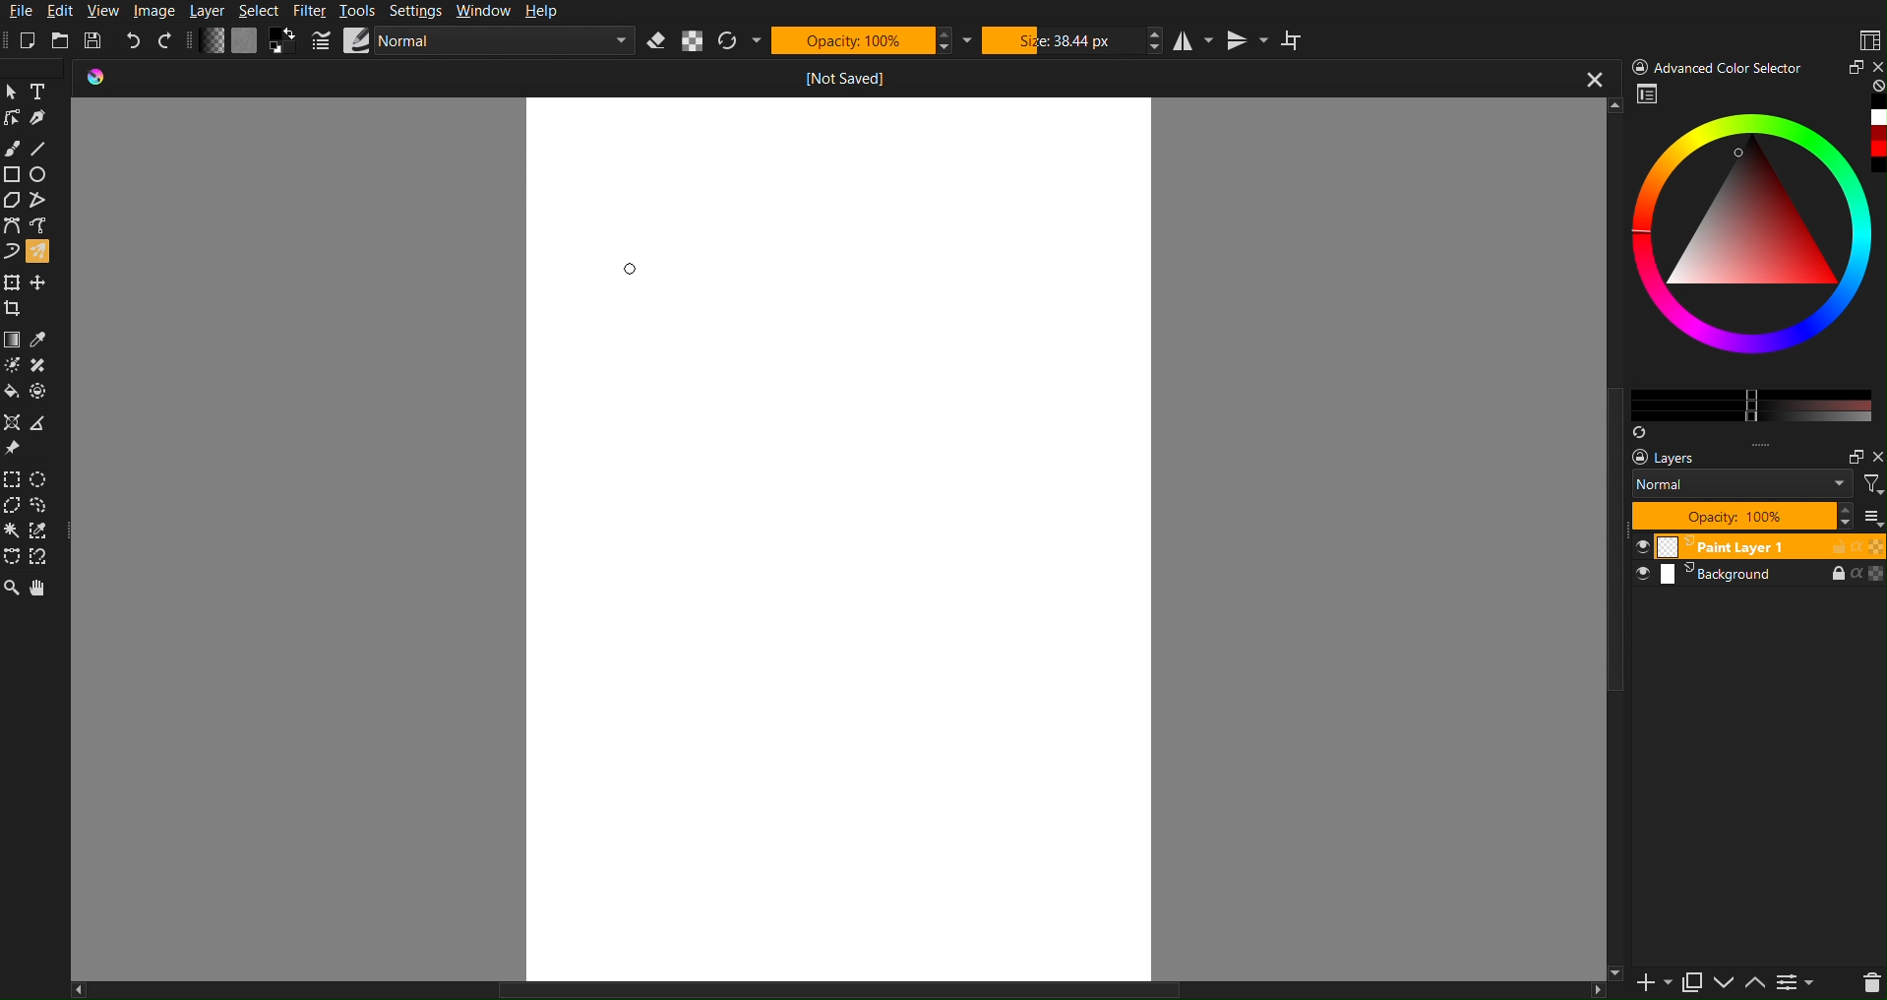 This screenshot has width=1887, height=1000. What do you see at coordinates (12, 366) in the screenshot?
I see `Colorise Mask` at bounding box center [12, 366].